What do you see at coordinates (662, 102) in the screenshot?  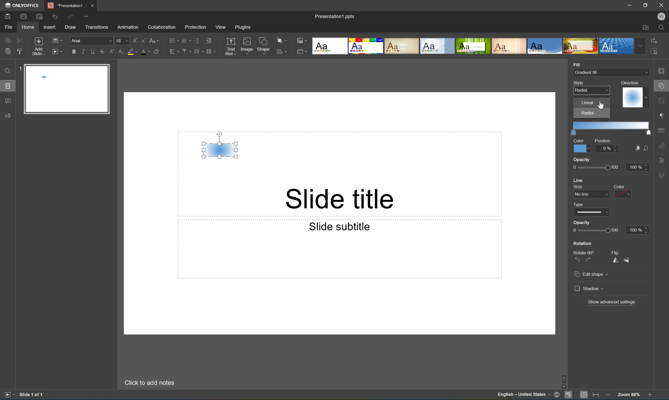 I see `image settings` at bounding box center [662, 102].